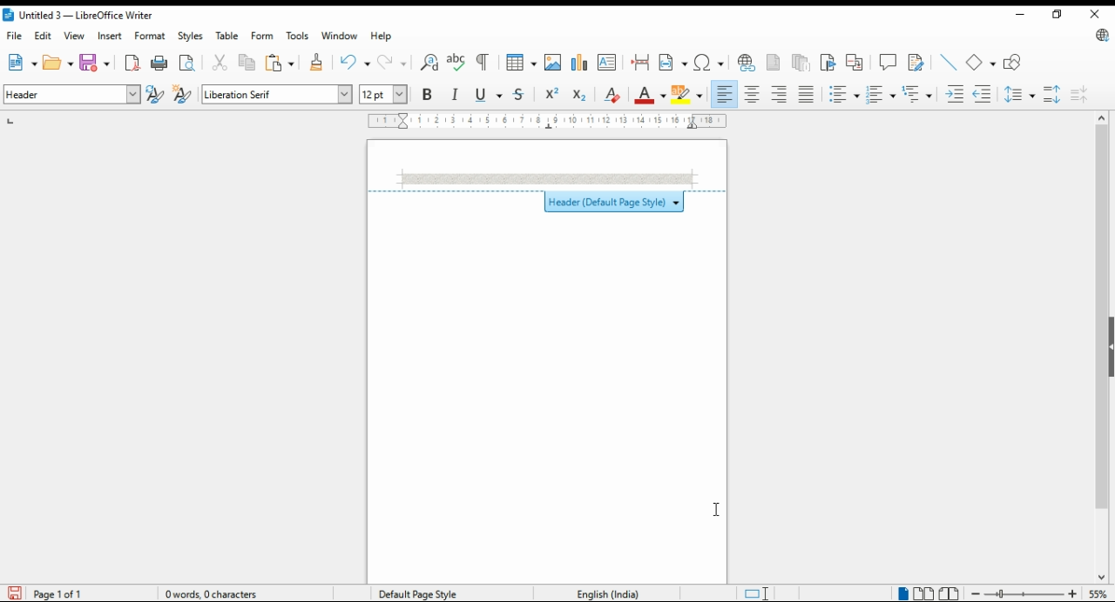  I want to click on decrease paragraph spacing, so click(1079, 94).